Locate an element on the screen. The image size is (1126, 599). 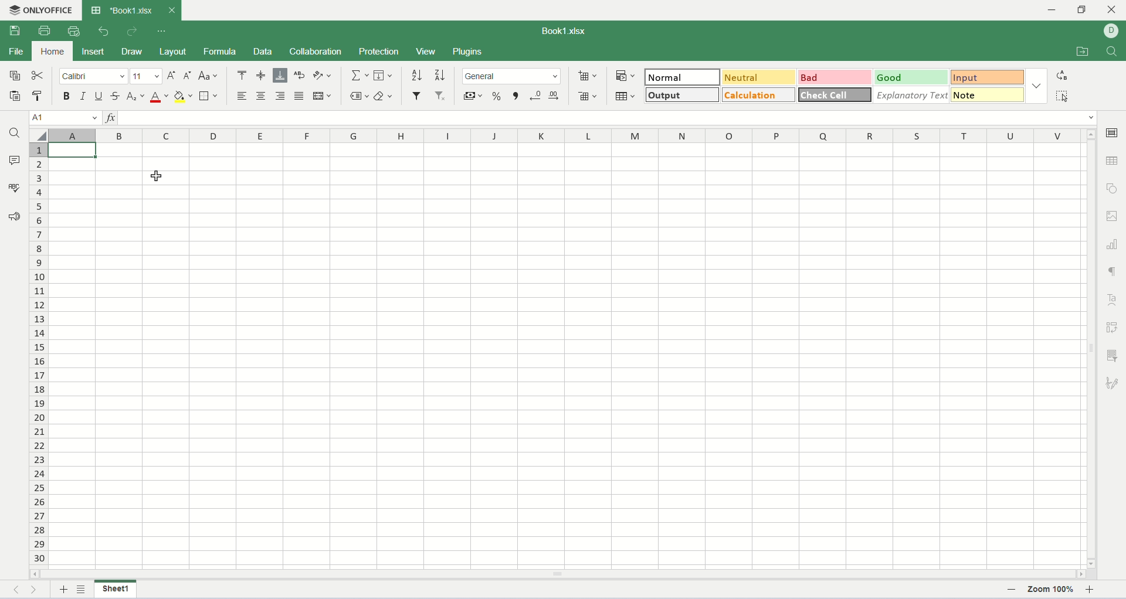
save is located at coordinates (18, 31).